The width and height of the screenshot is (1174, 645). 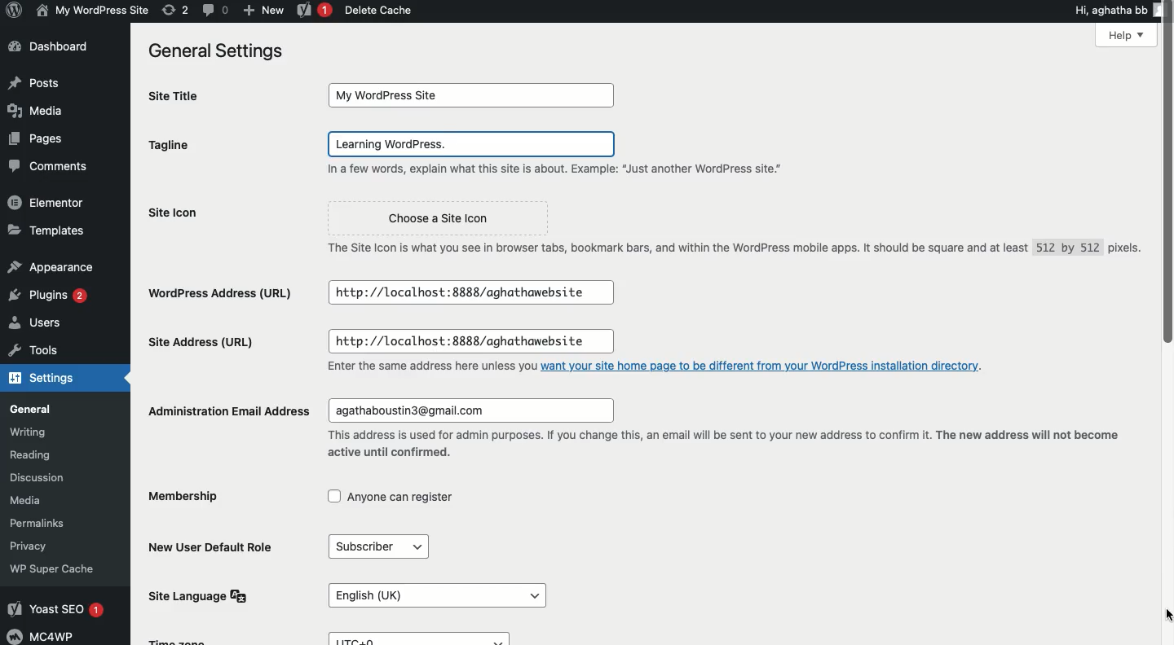 What do you see at coordinates (766, 365) in the screenshot?
I see `want your site home page to be different from your WordPress installation directory.` at bounding box center [766, 365].